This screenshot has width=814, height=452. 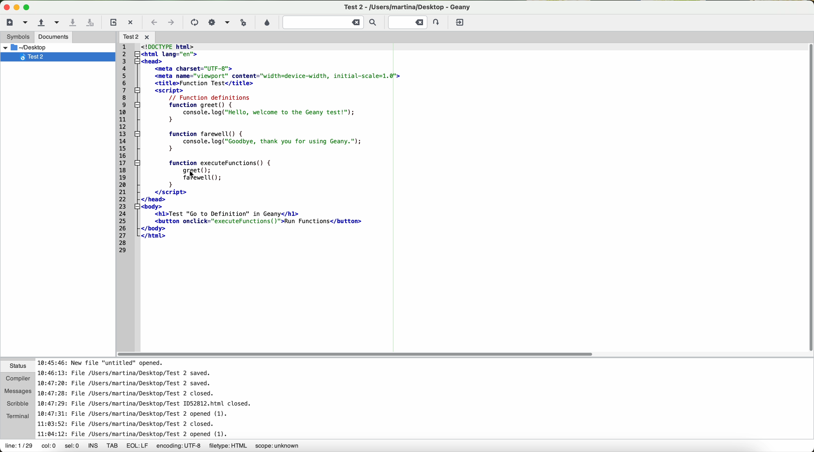 What do you see at coordinates (15, 37) in the screenshot?
I see `symbols` at bounding box center [15, 37].